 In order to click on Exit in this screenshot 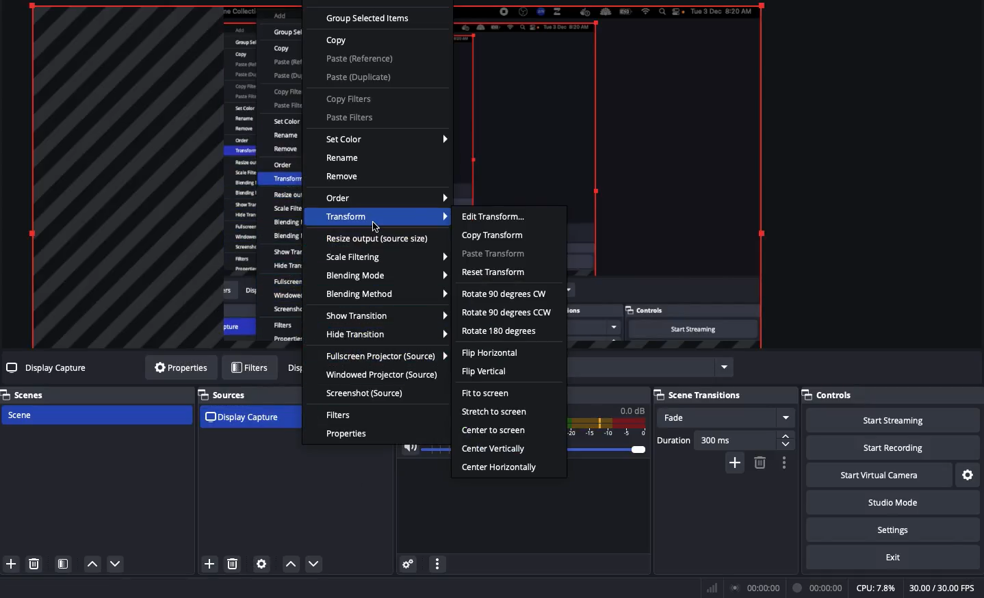, I will do `click(892, 559)`.